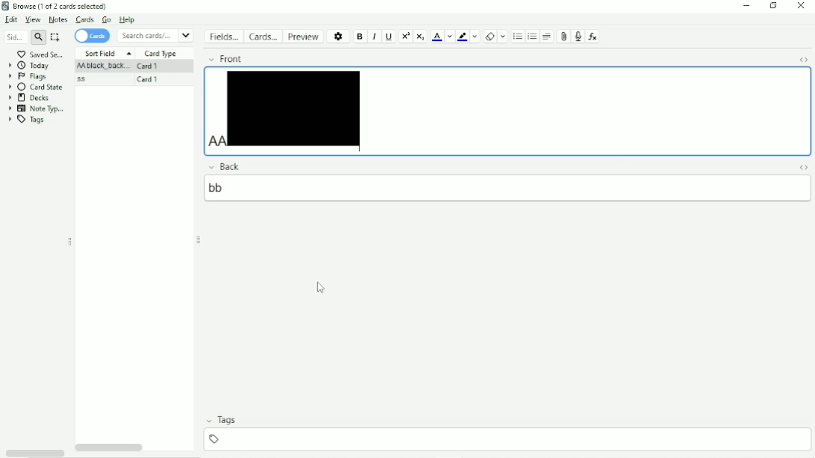  Describe the element at coordinates (92, 37) in the screenshot. I see `Cards` at that location.